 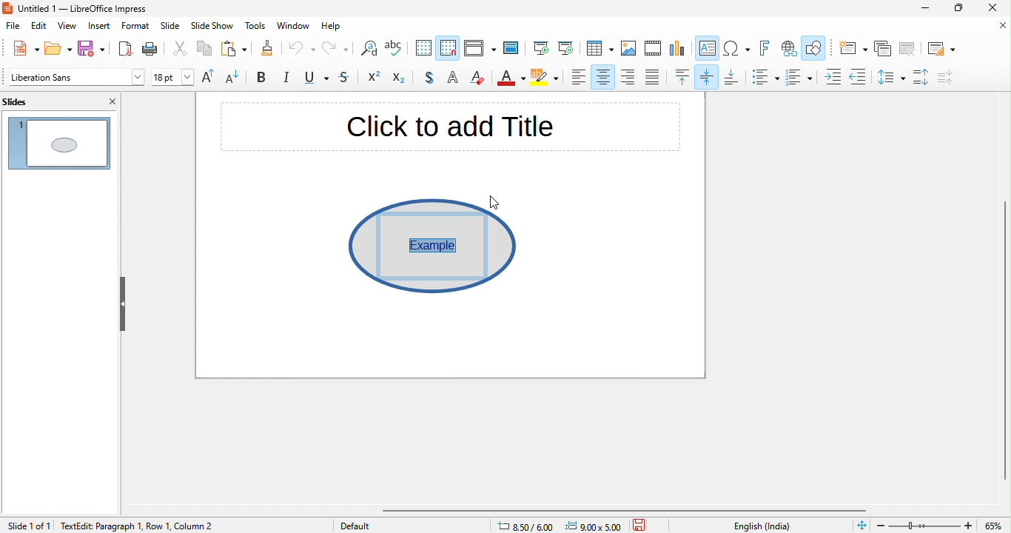 What do you see at coordinates (546, 79) in the screenshot?
I see `character highlight color` at bounding box center [546, 79].